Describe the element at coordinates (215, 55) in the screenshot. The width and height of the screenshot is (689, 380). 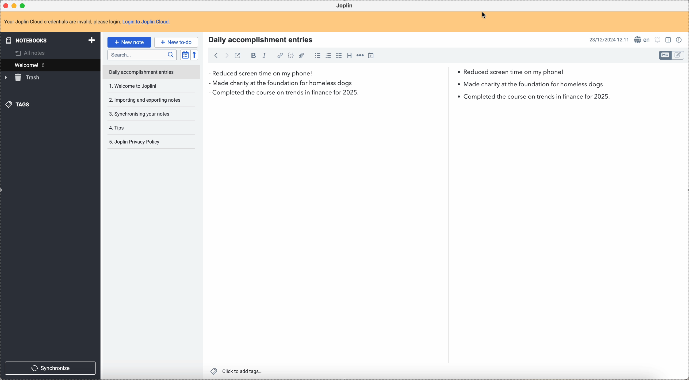
I see `back` at that location.